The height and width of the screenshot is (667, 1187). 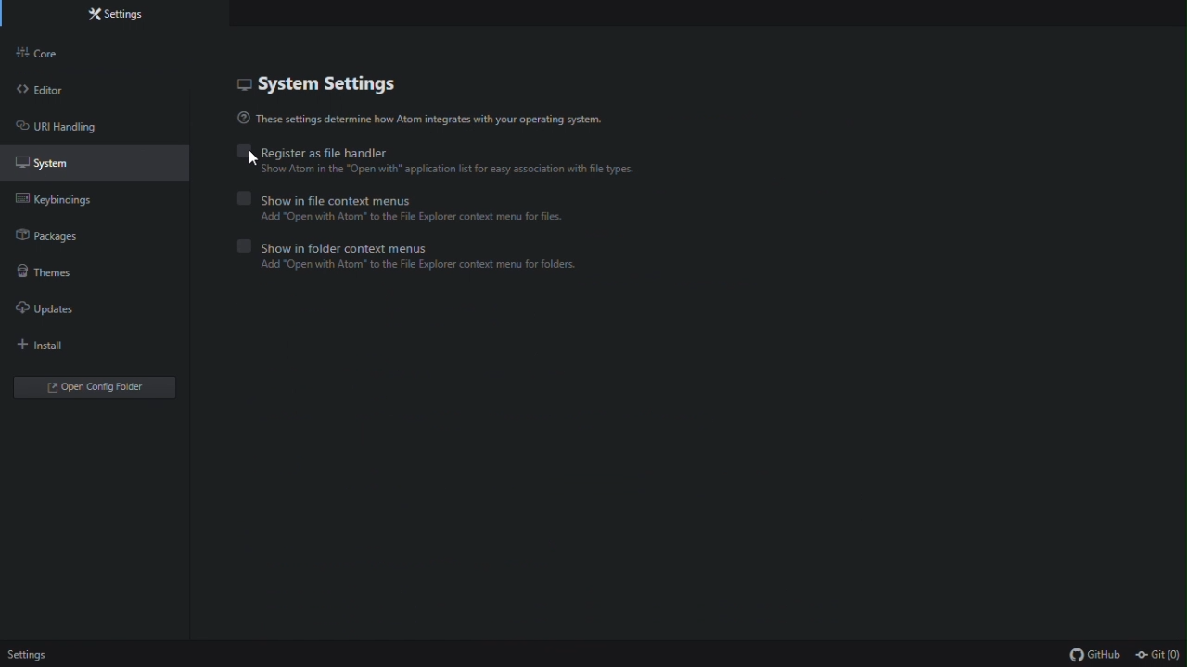 What do you see at coordinates (1159, 655) in the screenshot?
I see `git ` at bounding box center [1159, 655].